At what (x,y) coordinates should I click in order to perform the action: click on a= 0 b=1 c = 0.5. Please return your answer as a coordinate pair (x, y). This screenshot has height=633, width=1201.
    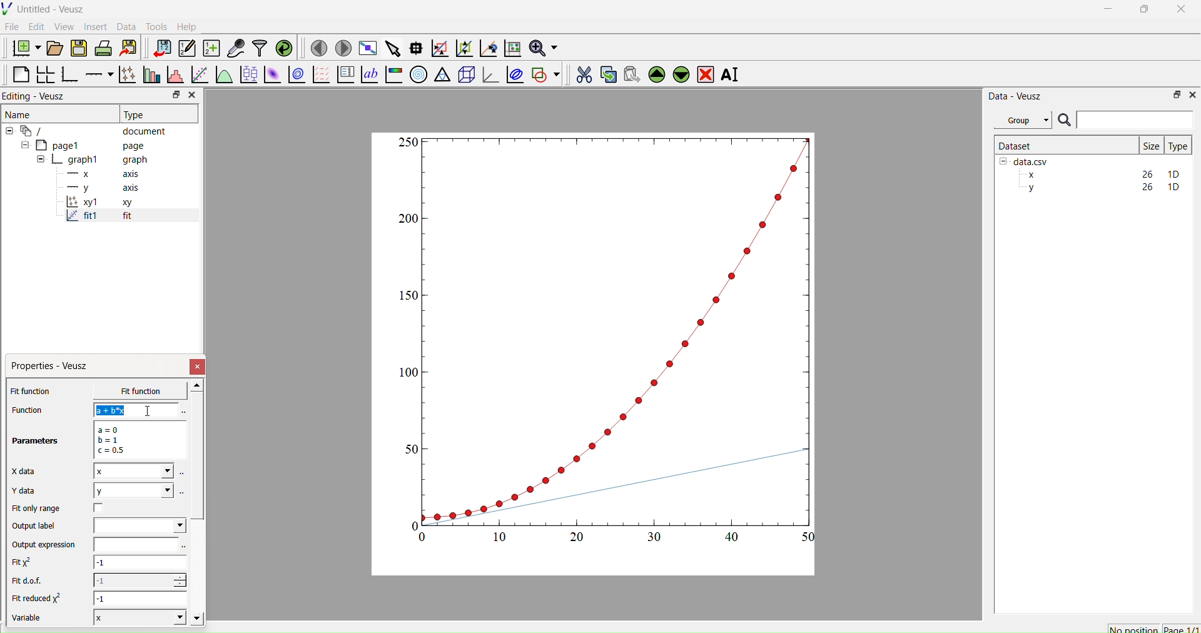
    Looking at the image, I should click on (138, 440).